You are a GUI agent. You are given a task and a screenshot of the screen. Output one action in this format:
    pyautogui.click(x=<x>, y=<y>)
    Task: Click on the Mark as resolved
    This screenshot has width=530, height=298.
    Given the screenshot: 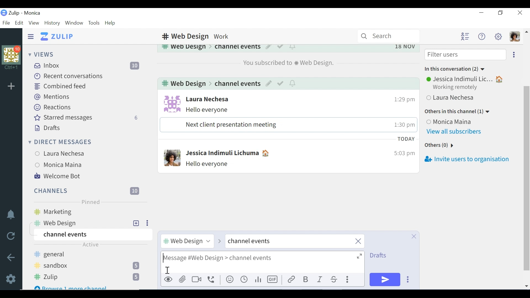 What is the action you would take?
    pyautogui.click(x=280, y=47)
    